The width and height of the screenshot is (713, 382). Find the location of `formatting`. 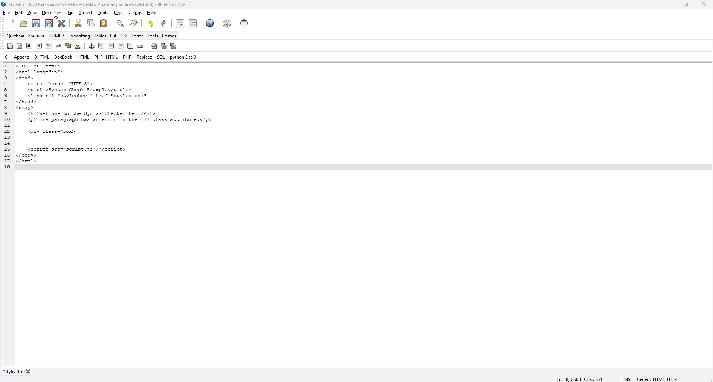

formatting is located at coordinates (79, 36).